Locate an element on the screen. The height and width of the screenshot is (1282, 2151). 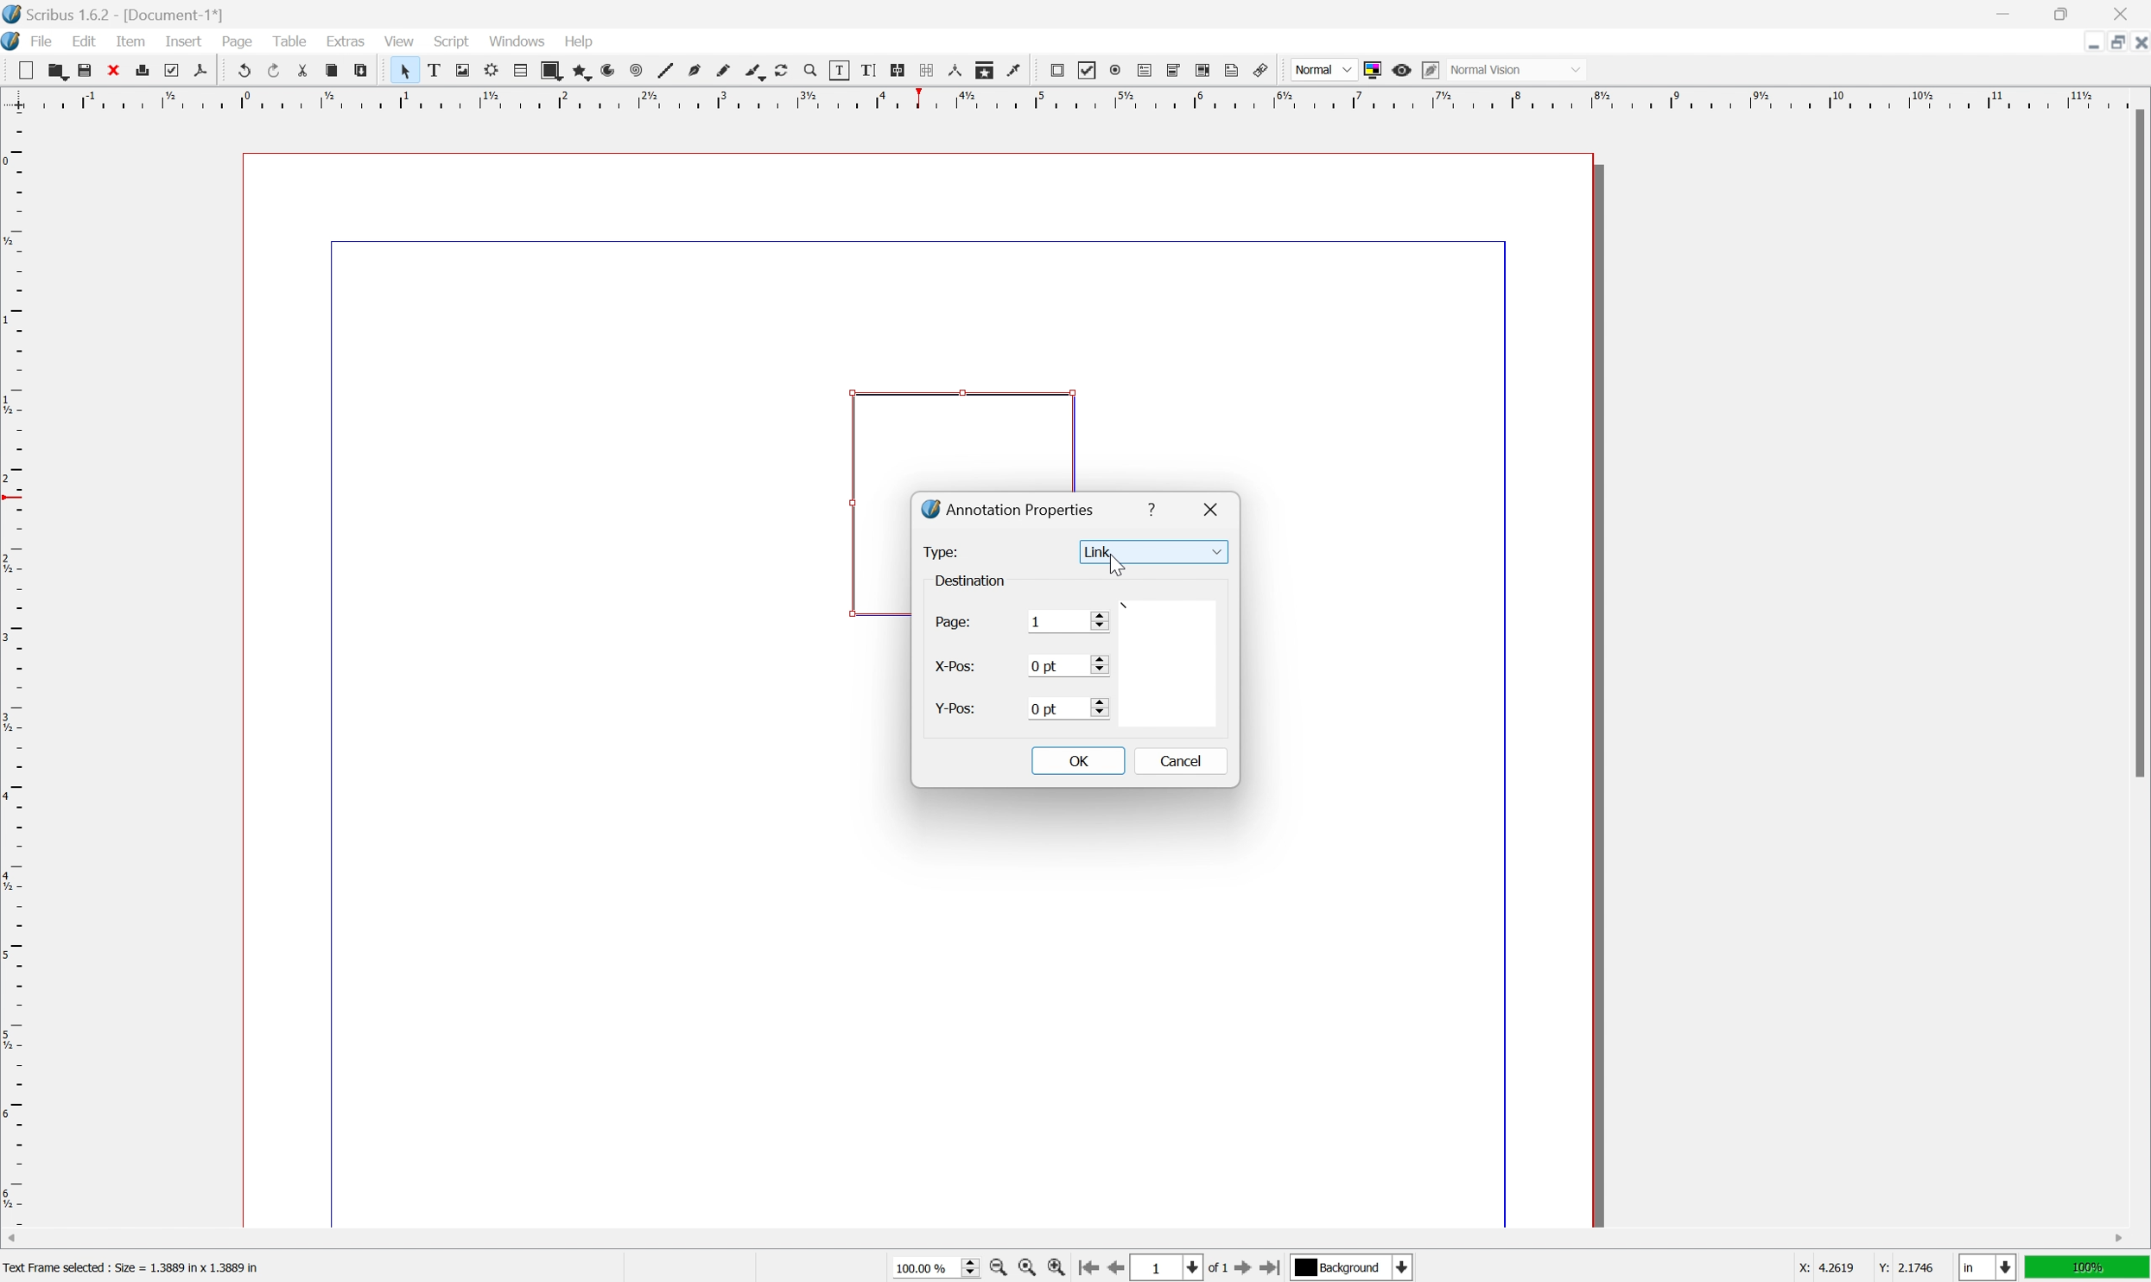
table is located at coordinates (289, 39).